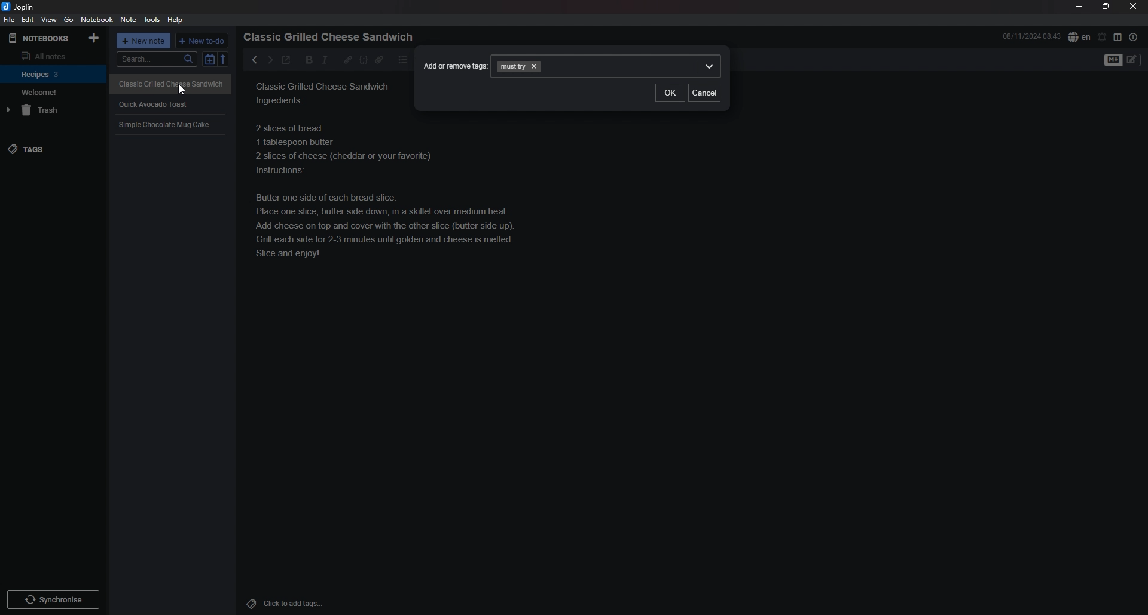 This screenshot has height=615, width=1148. Describe the element at coordinates (152, 19) in the screenshot. I see `tools` at that location.